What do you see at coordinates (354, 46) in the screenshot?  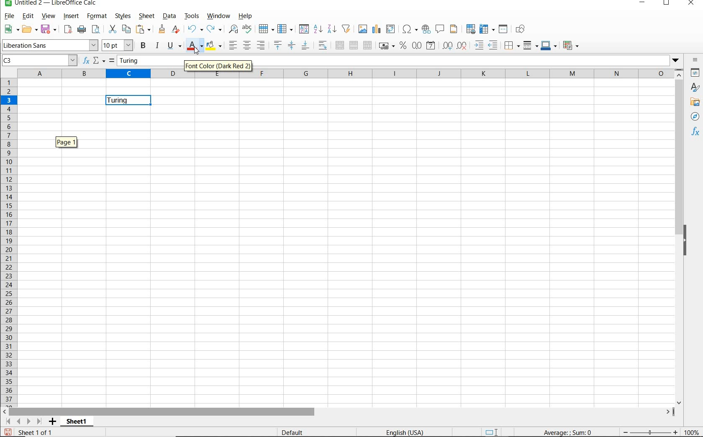 I see `MERGE CELLS` at bounding box center [354, 46].